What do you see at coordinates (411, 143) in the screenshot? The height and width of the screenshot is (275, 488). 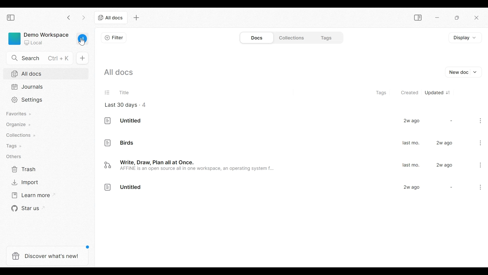 I see `last mo.` at bounding box center [411, 143].